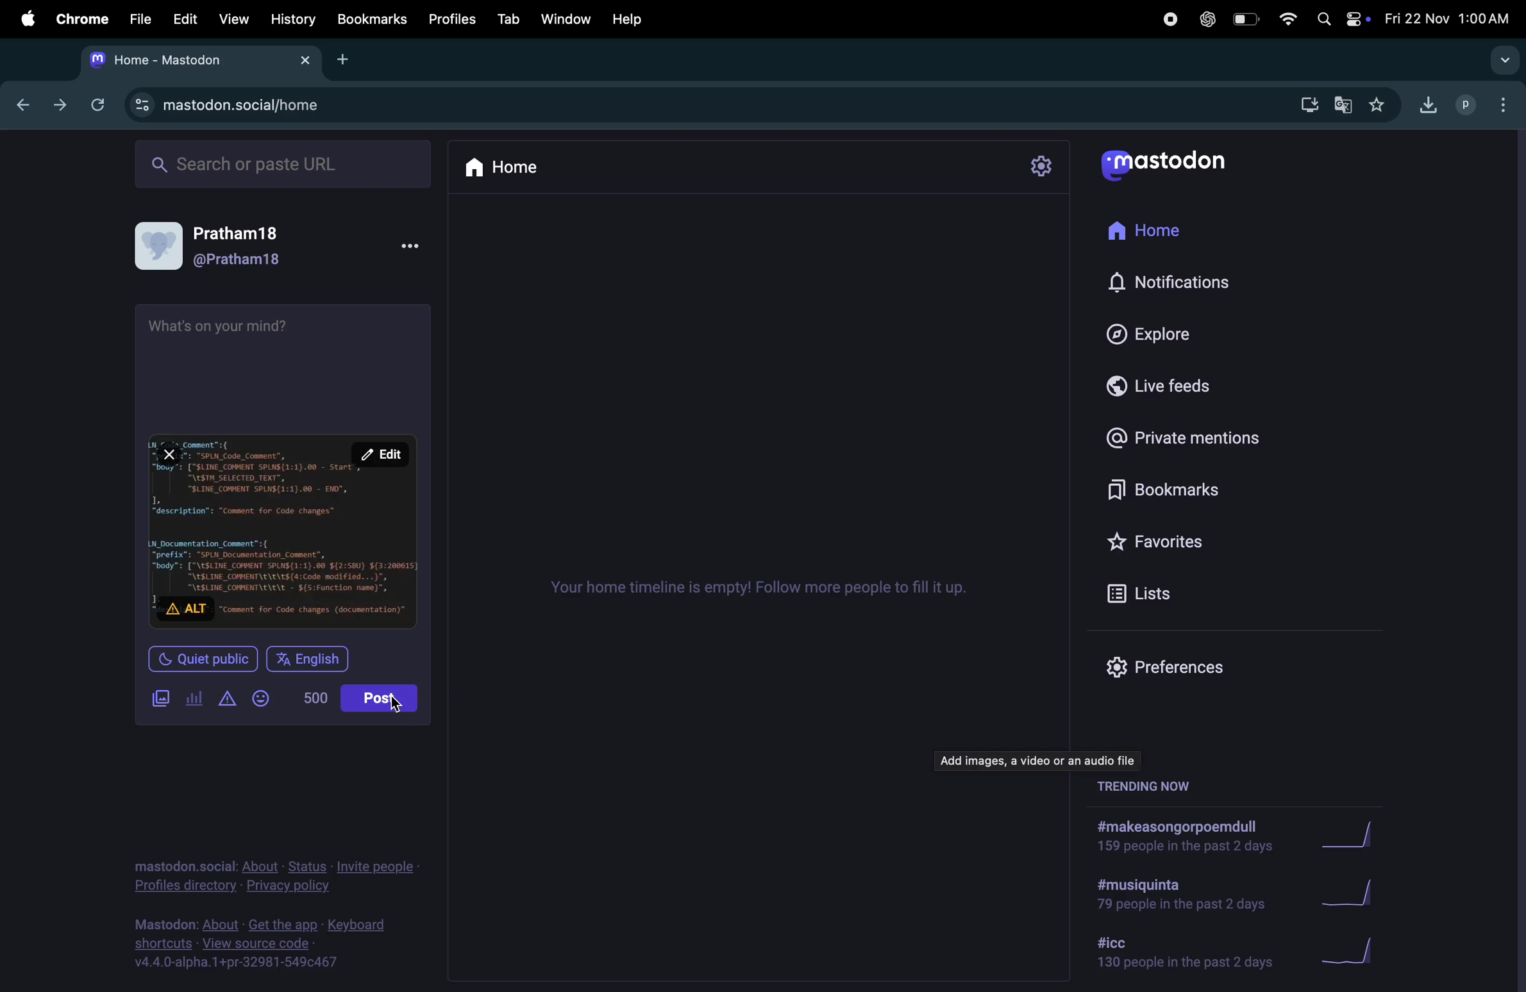 The image size is (1526, 992). I want to click on source code, so click(280, 943).